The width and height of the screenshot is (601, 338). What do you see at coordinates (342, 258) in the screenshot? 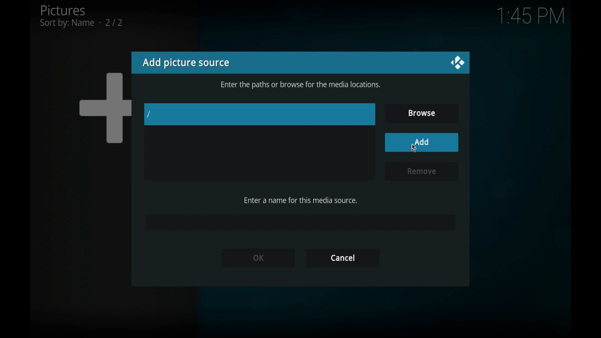
I see `cancel` at bounding box center [342, 258].